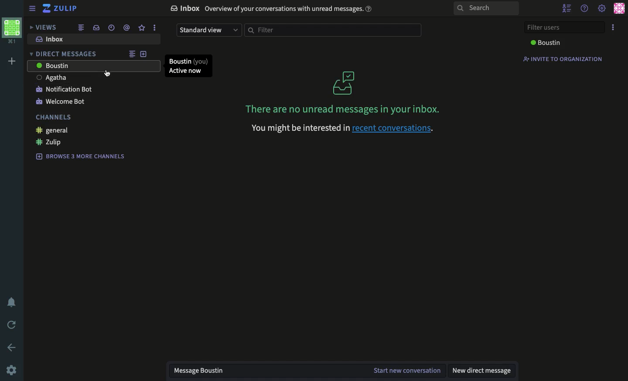 The width and height of the screenshot is (628, 381). What do you see at coordinates (80, 157) in the screenshot?
I see `browse 3 more channels` at bounding box center [80, 157].